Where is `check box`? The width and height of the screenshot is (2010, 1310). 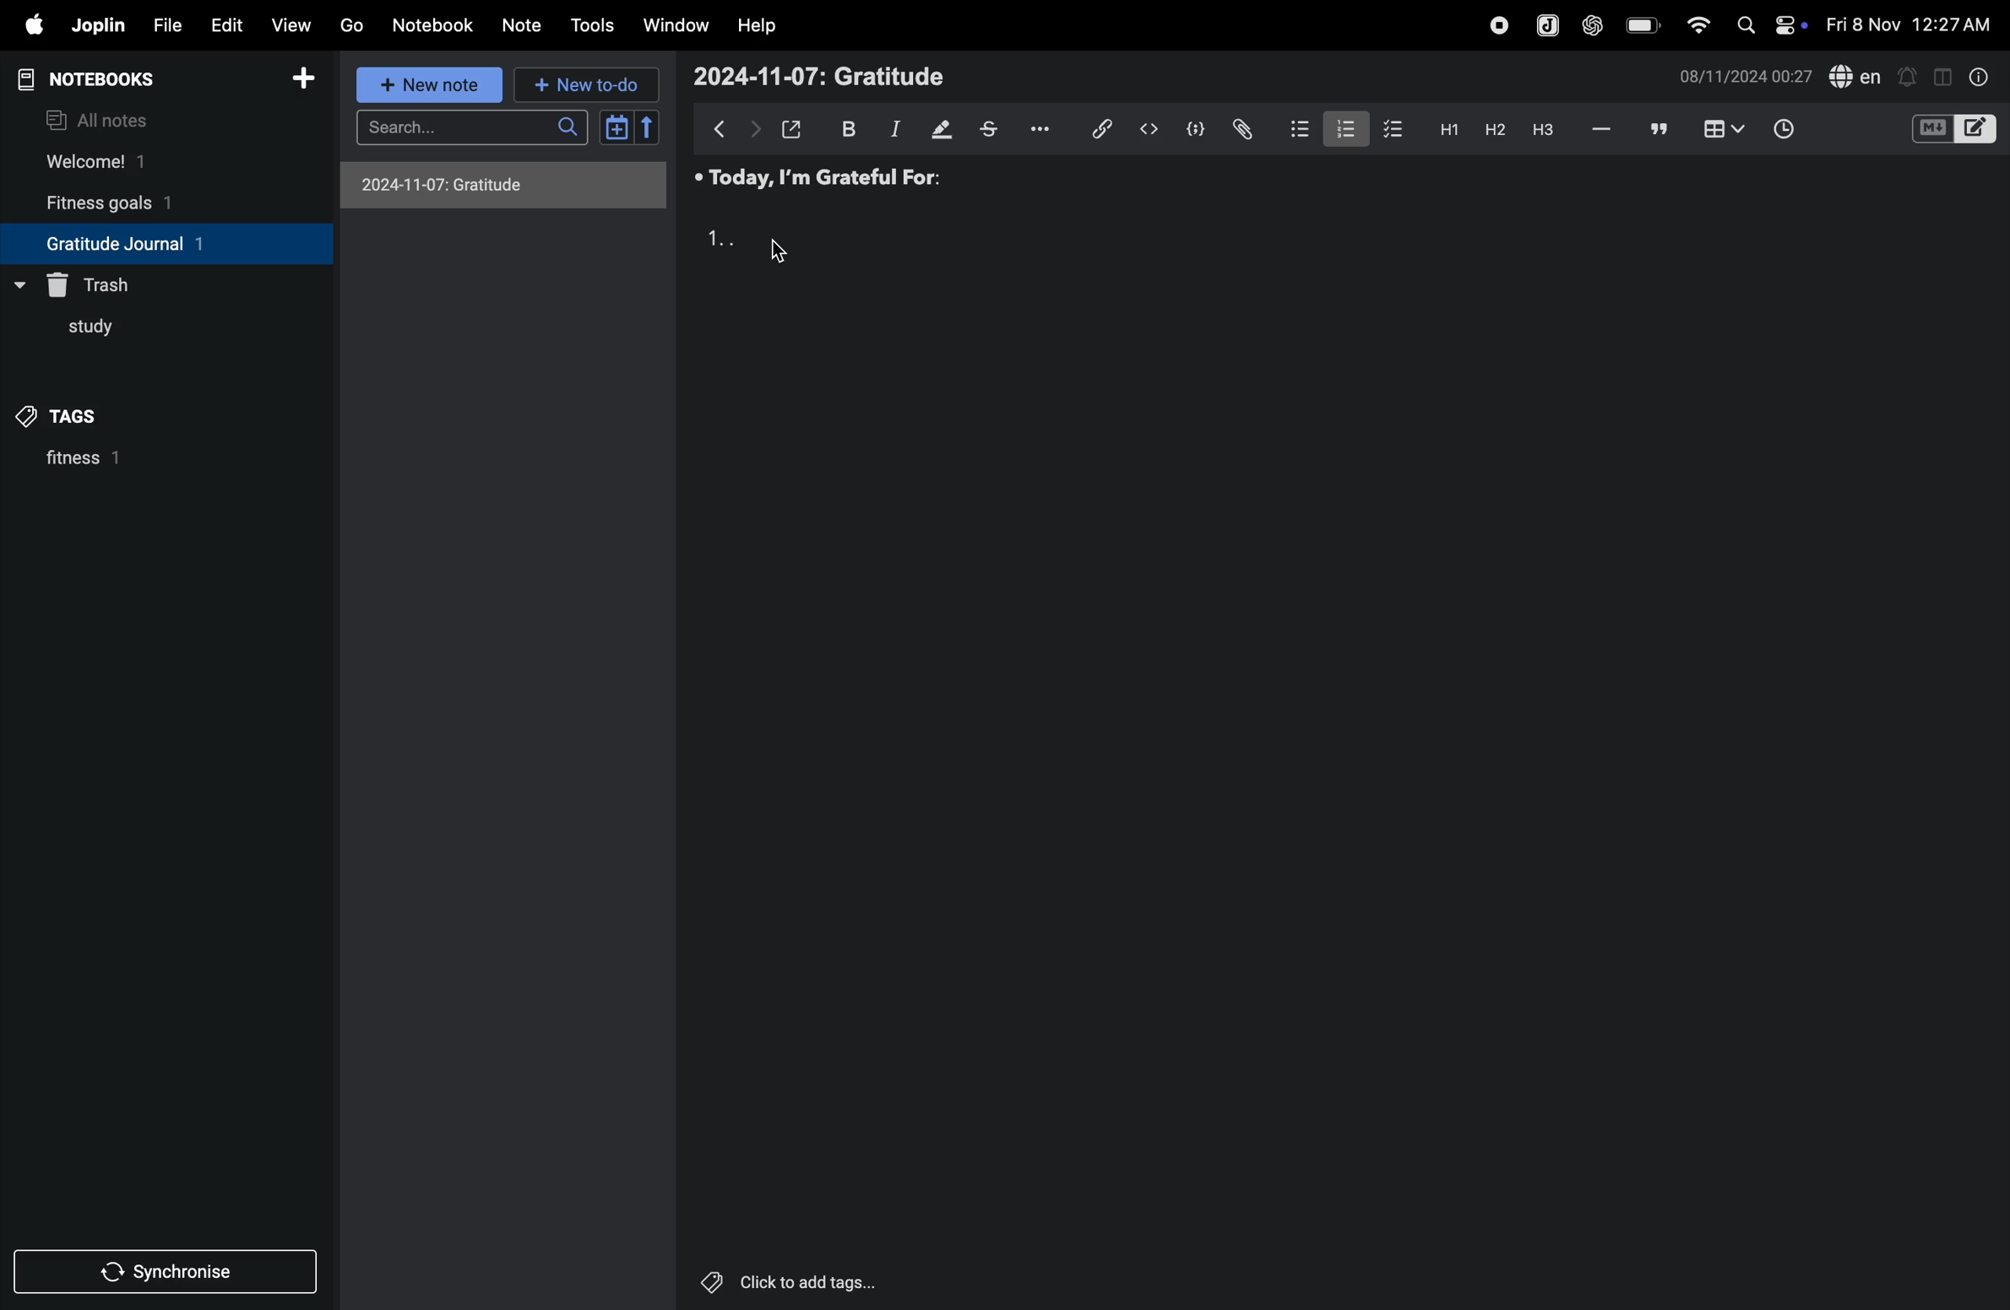 check box is located at coordinates (1388, 129).